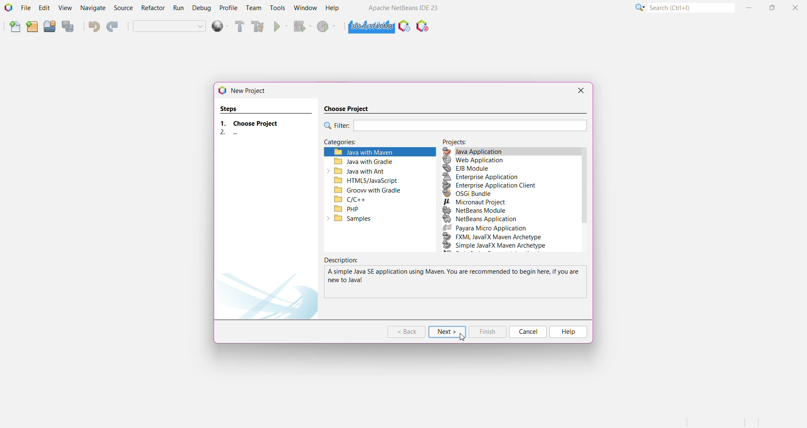 Image resolution: width=807 pixels, height=428 pixels. What do you see at coordinates (378, 219) in the screenshot?
I see `Samples` at bounding box center [378, 219].